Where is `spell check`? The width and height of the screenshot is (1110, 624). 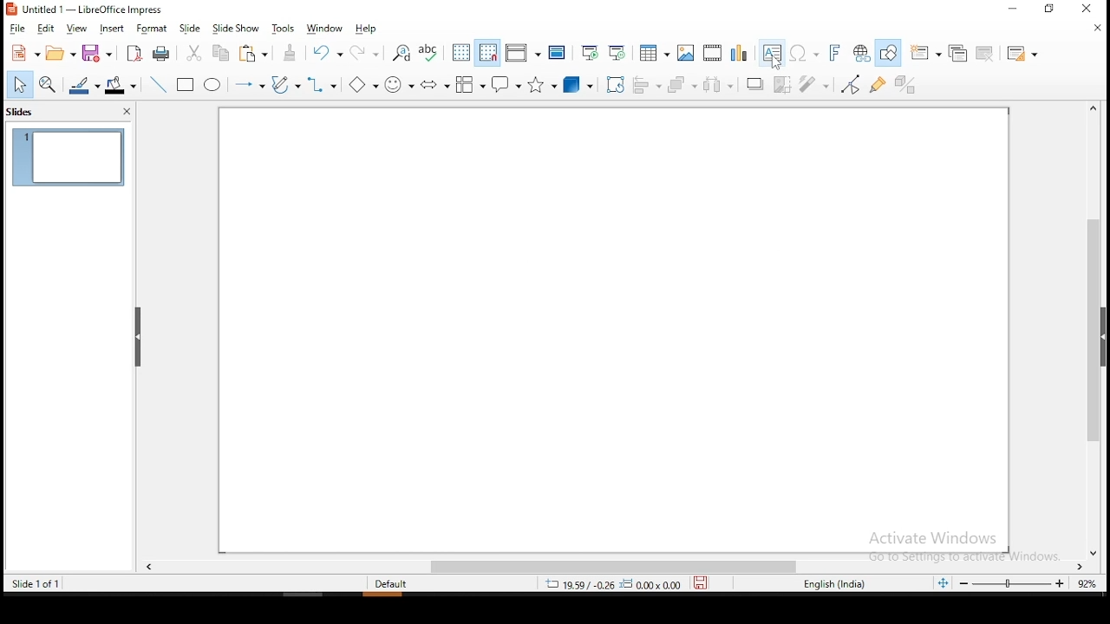 spell check is located at coordinates (430, 53).